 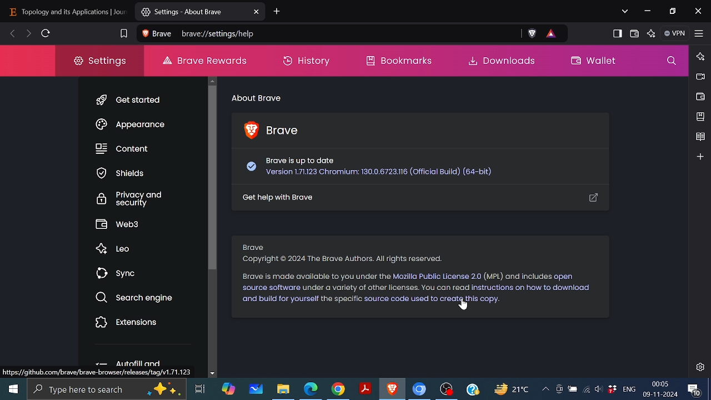 What do you see at coordinates (447, 390) in the screenshot?
I see `OBS Studio` at bounding box center [447, 390].